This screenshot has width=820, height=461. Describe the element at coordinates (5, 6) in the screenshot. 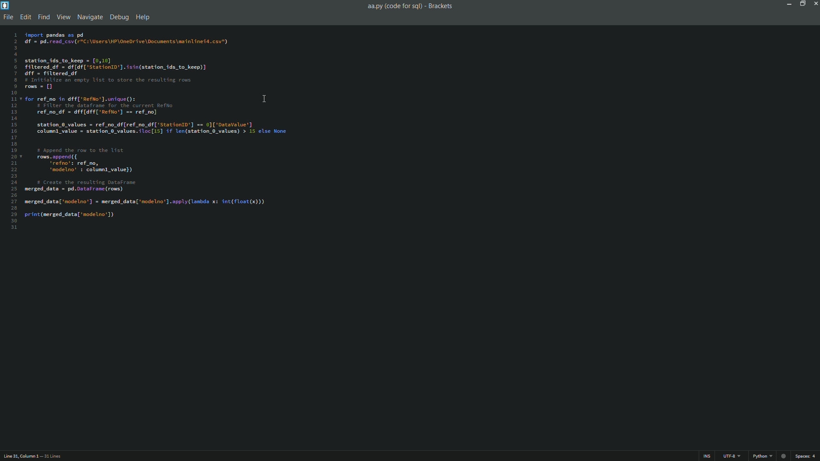

I see `app icon` at that location.